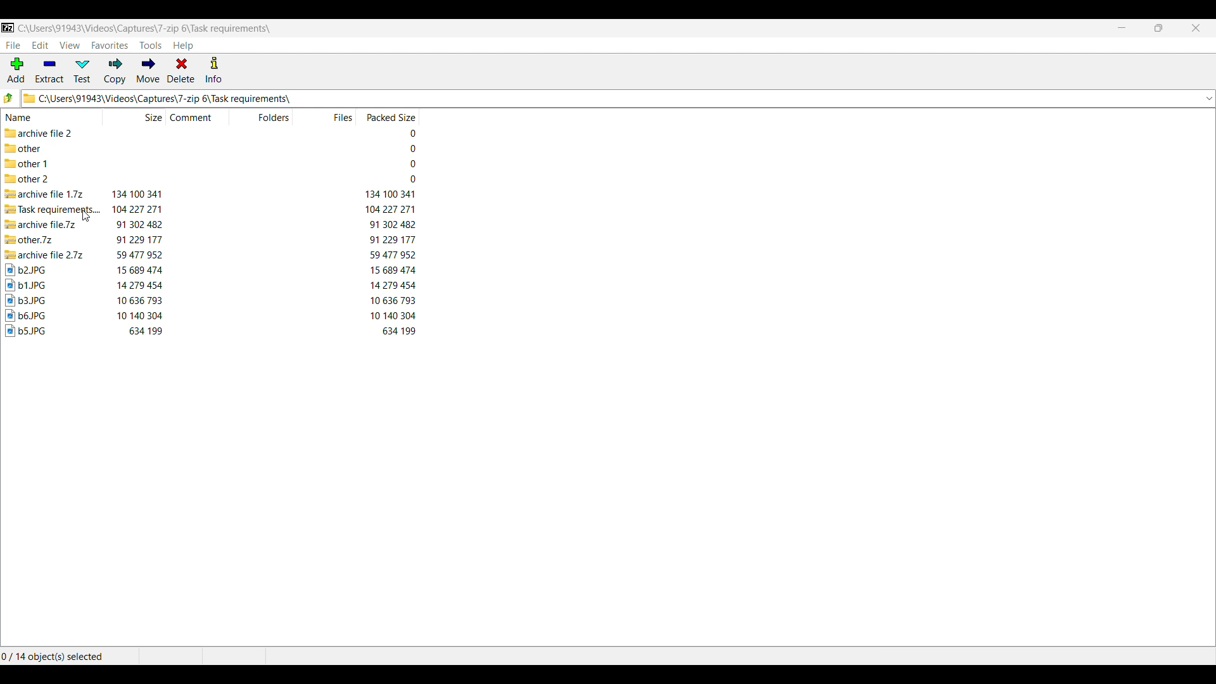  Describe the element at coordinates (386, 208) in the screenshot. I see `packed size` at that location.